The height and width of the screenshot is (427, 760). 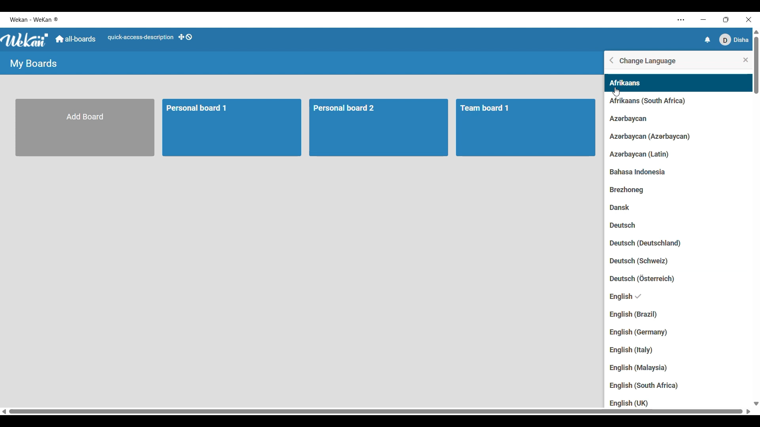 I want to click on My Boards, so click(x=33, y=64).